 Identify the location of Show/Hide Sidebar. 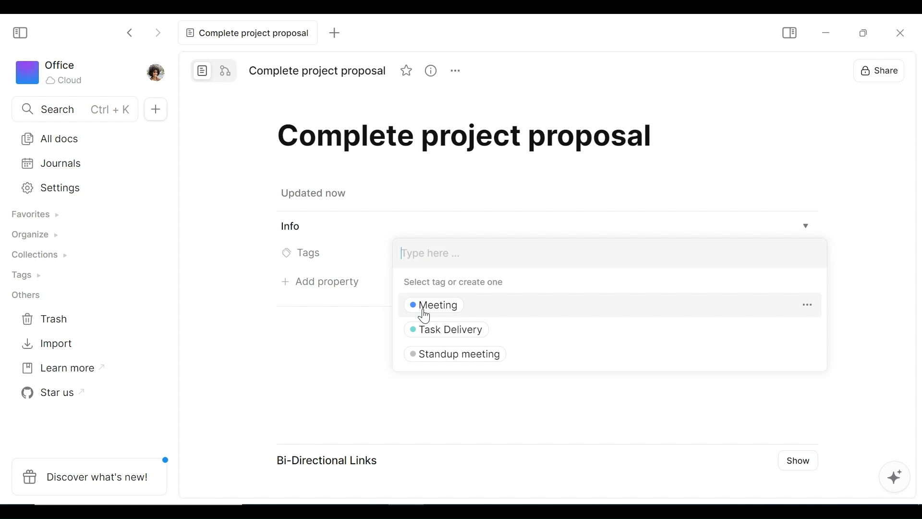
(788, 34).